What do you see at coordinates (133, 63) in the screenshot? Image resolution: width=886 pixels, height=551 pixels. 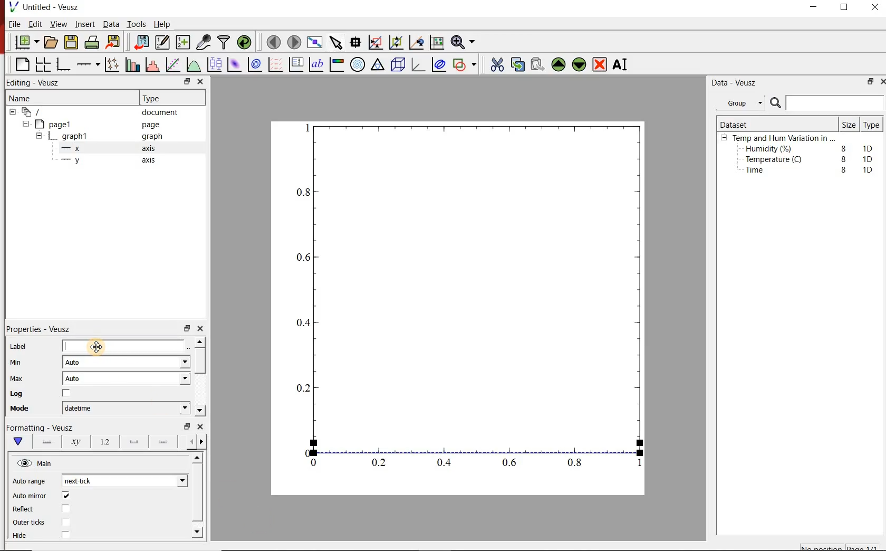 I see `plot bar charts` at bounding box center [133, 63].